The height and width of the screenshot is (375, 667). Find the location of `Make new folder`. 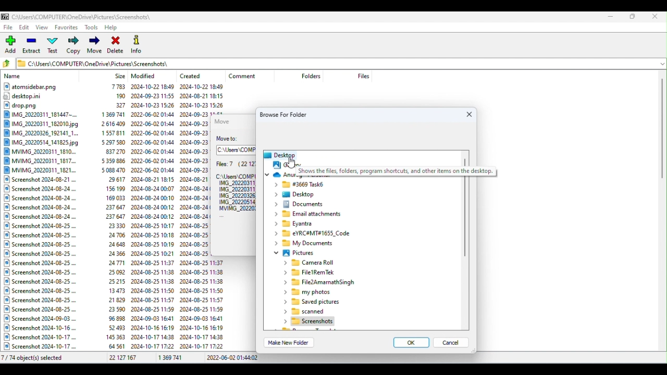

Make new folder is located at coordinates (291, 343).